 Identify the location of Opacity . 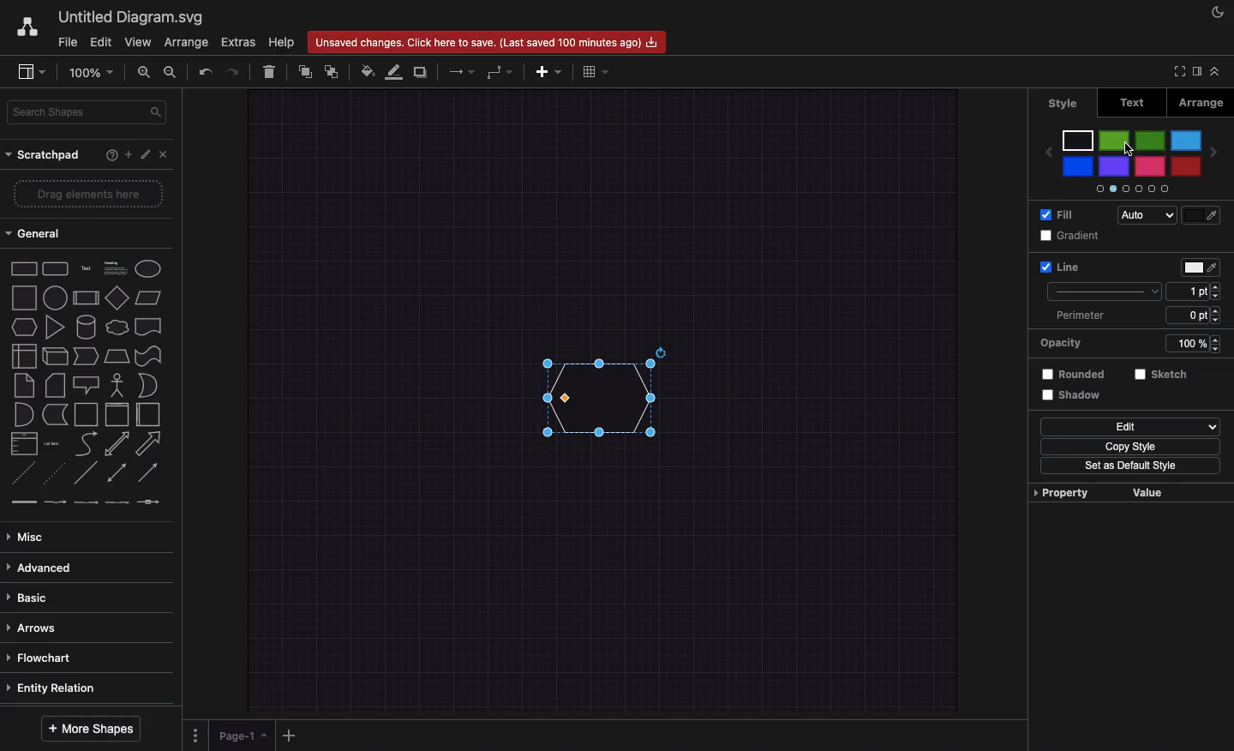
(1129, 343).